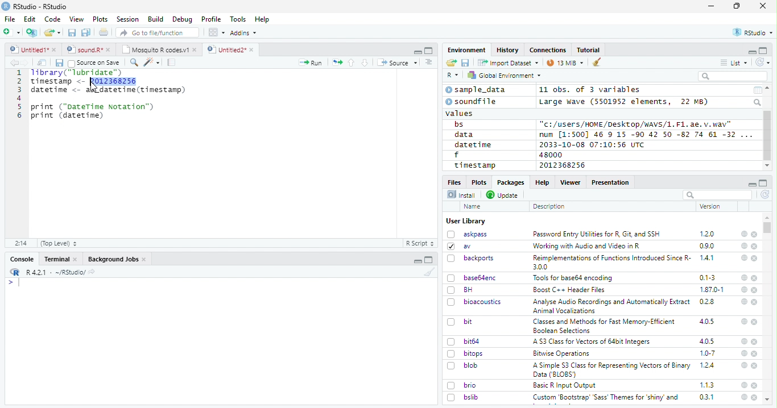 The width and height of the screenshot is (777, 408). Describe the element at coordinates (472, 259) in the screenshot. I see `backports` at that location.